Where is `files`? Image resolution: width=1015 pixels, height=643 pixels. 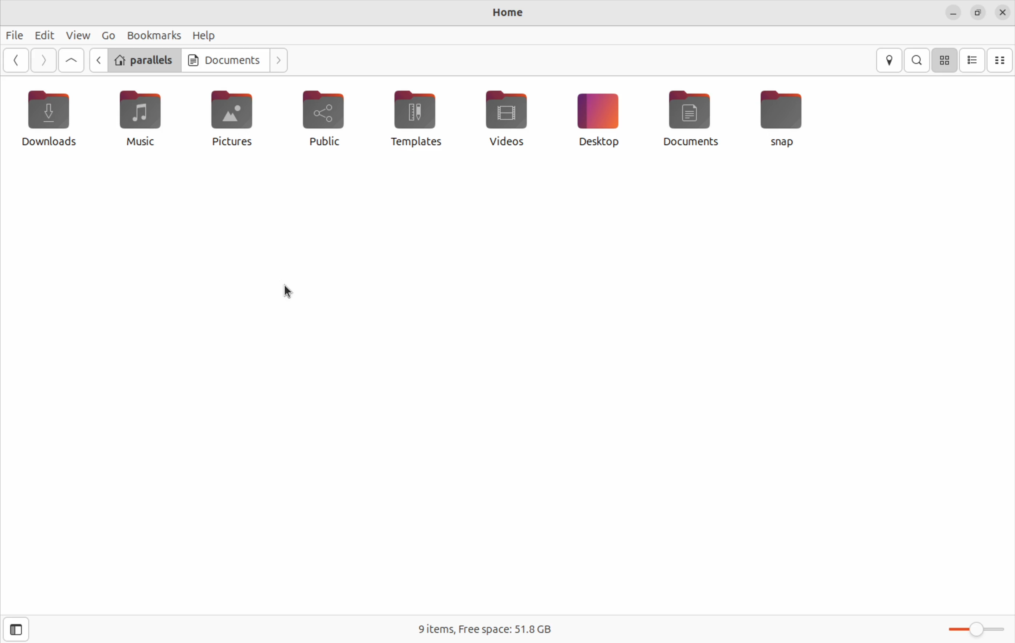
files is located at coordinates (16, 35).